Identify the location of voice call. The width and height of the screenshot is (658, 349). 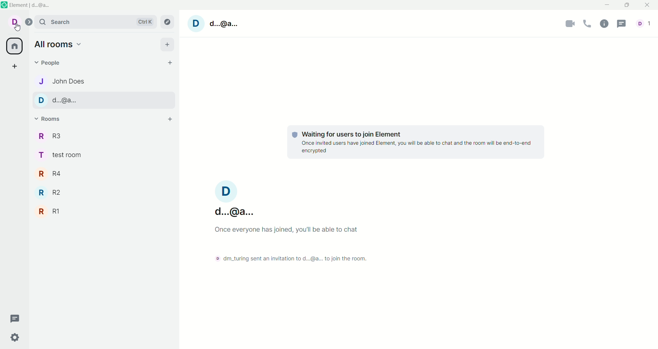
(589, 24).